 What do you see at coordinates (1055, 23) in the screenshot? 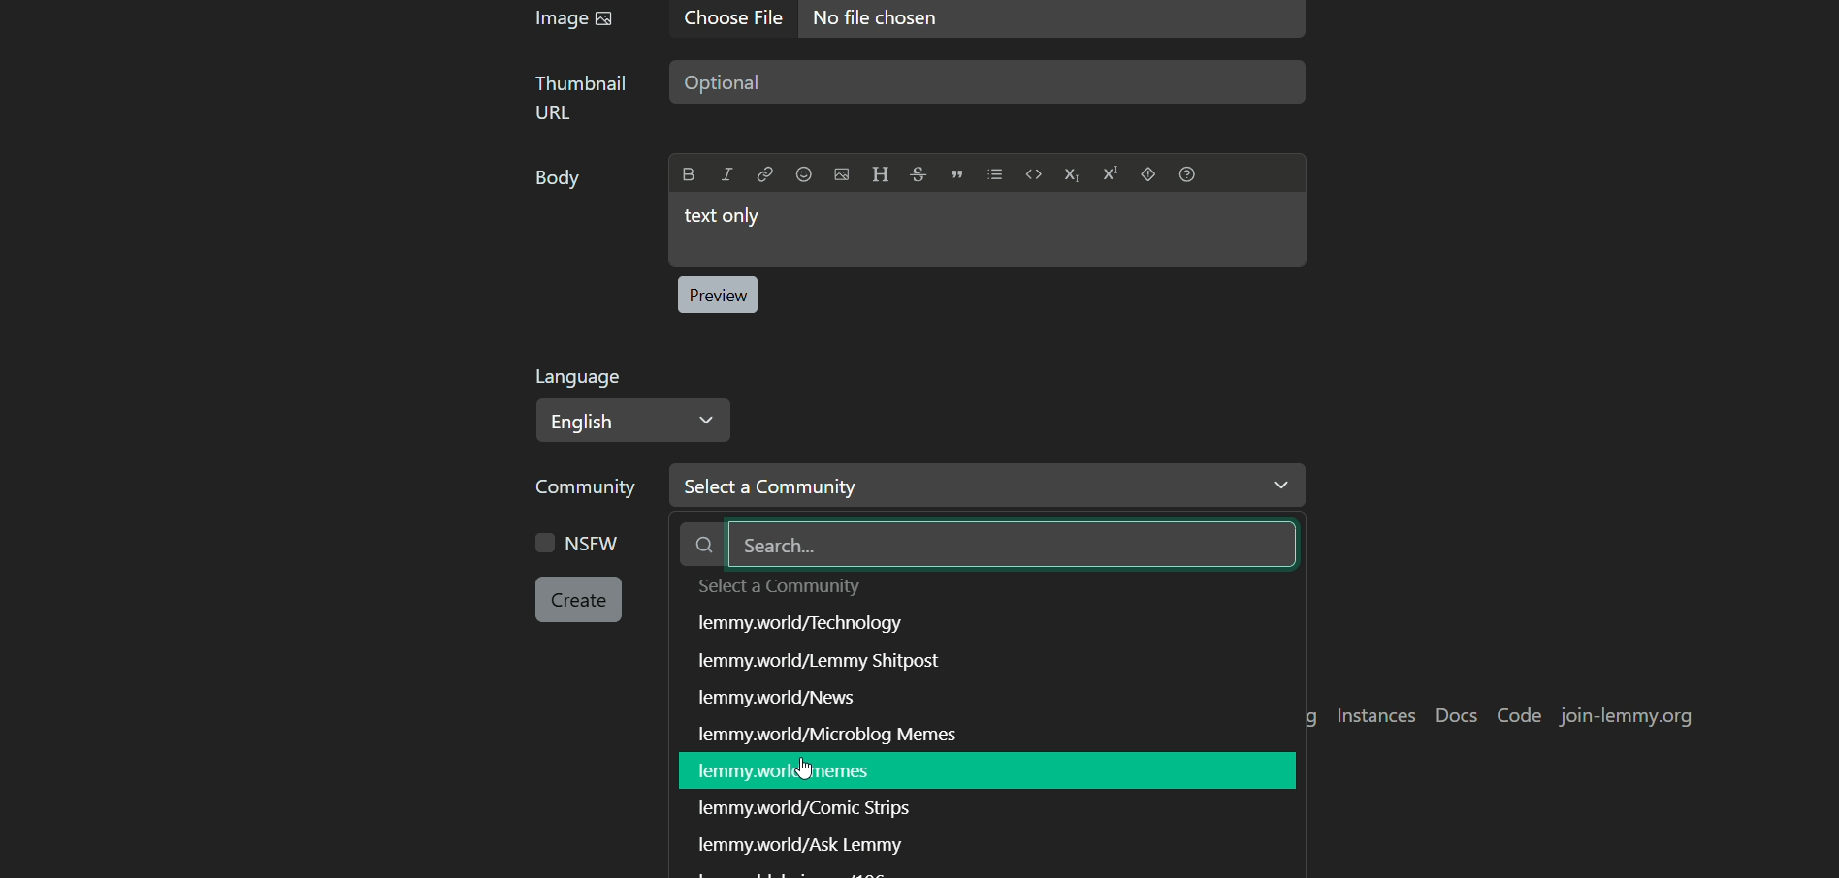
I see `text box` at bounding box center [1055, 23].